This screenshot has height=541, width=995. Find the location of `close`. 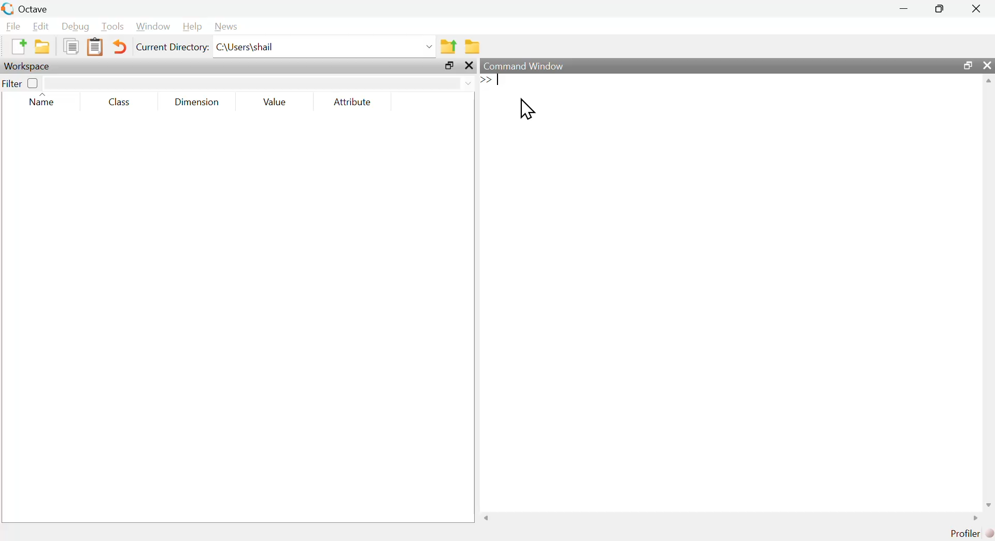

close is located at coordinates (989, 65).